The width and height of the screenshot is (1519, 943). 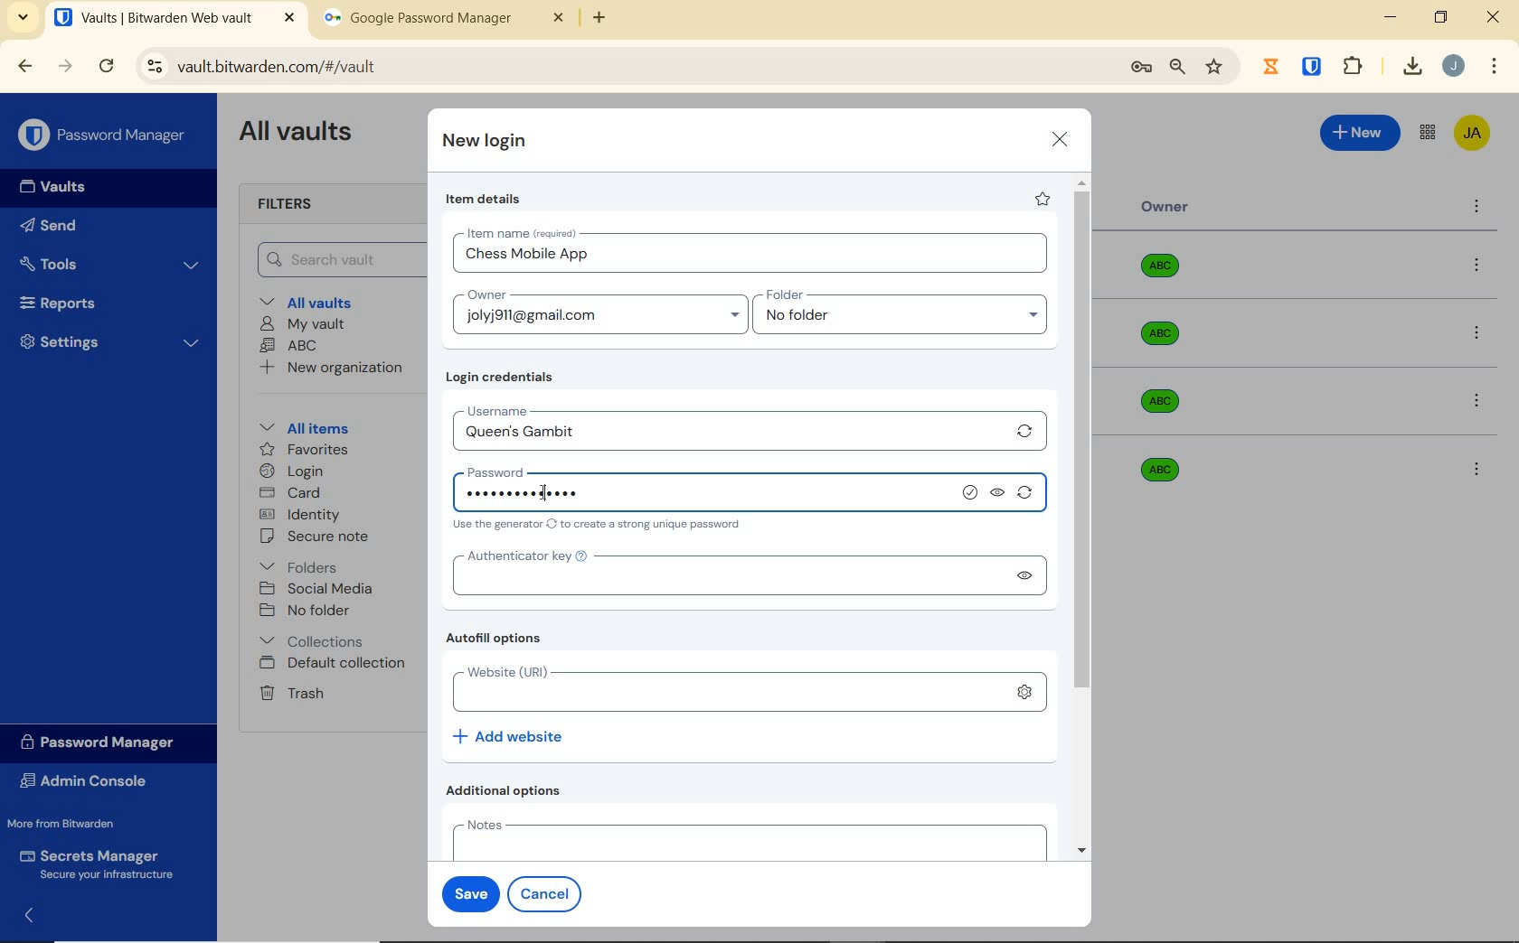 What do you see at coordinates (1029, 496) in the screenshot?
I see `generate` at bounding box center [1029, 496].